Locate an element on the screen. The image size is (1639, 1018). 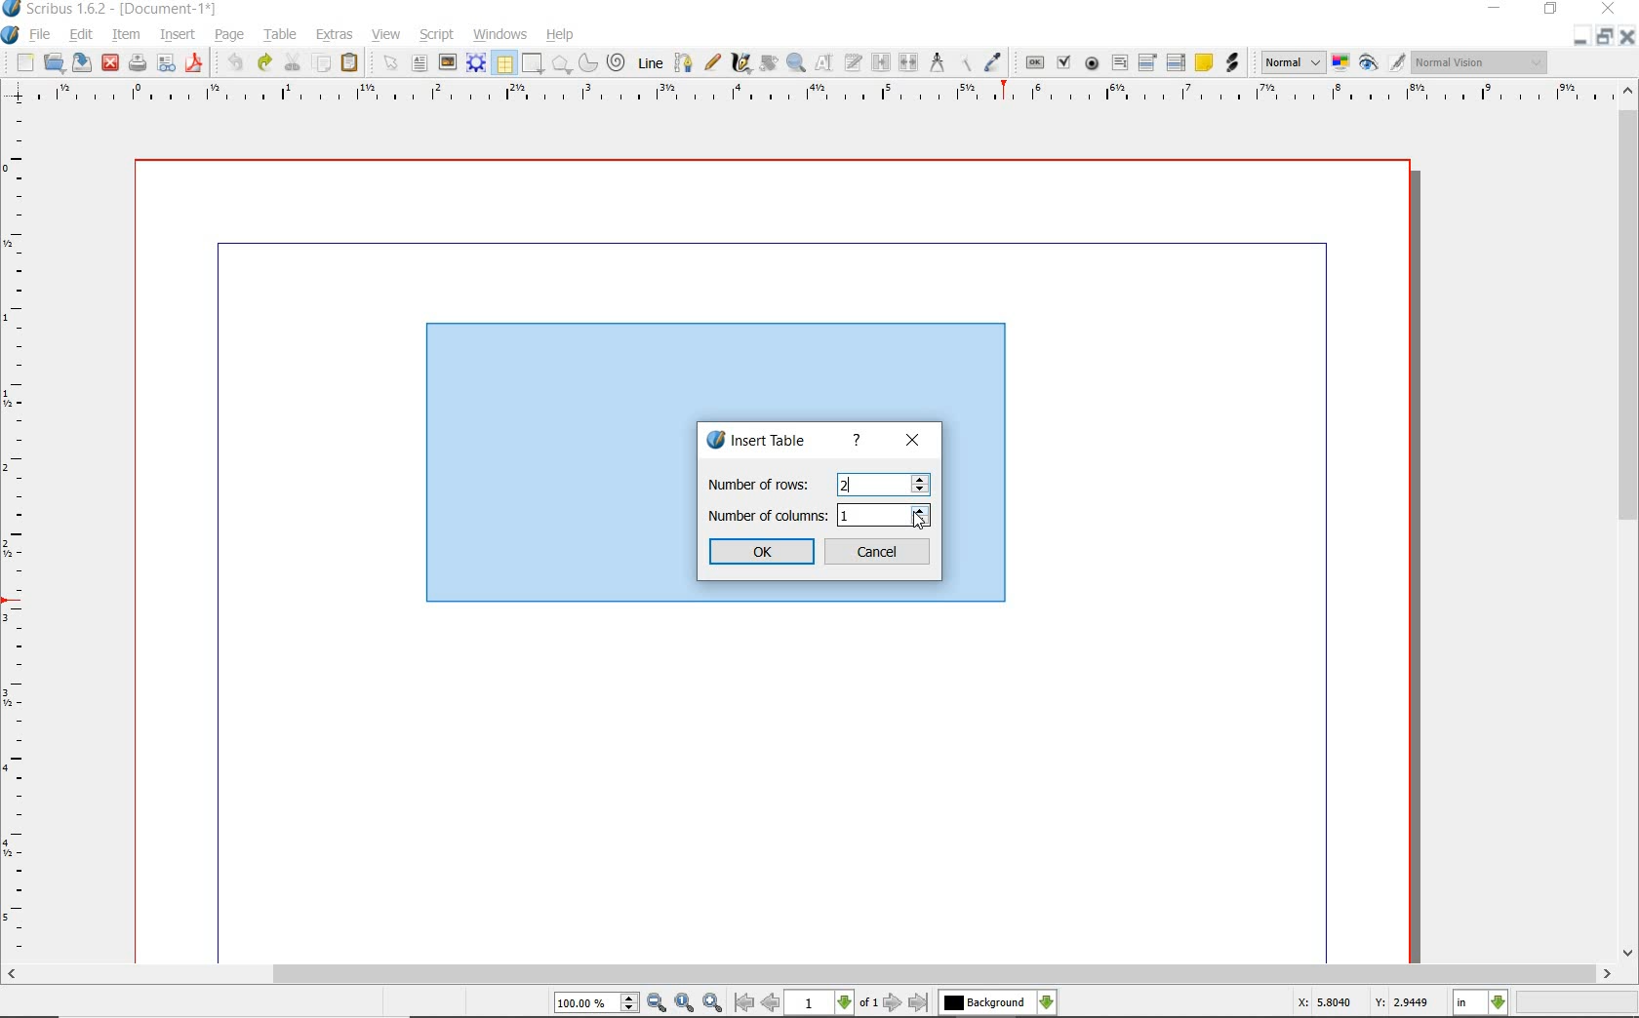
shape is located at coordinates (562, 65).